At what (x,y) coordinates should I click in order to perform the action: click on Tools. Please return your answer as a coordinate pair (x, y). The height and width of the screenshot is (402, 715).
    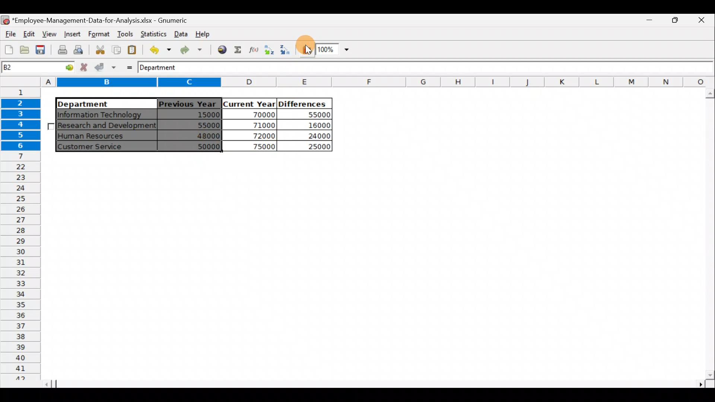
    Looking at the image, I should click on (123, 33).